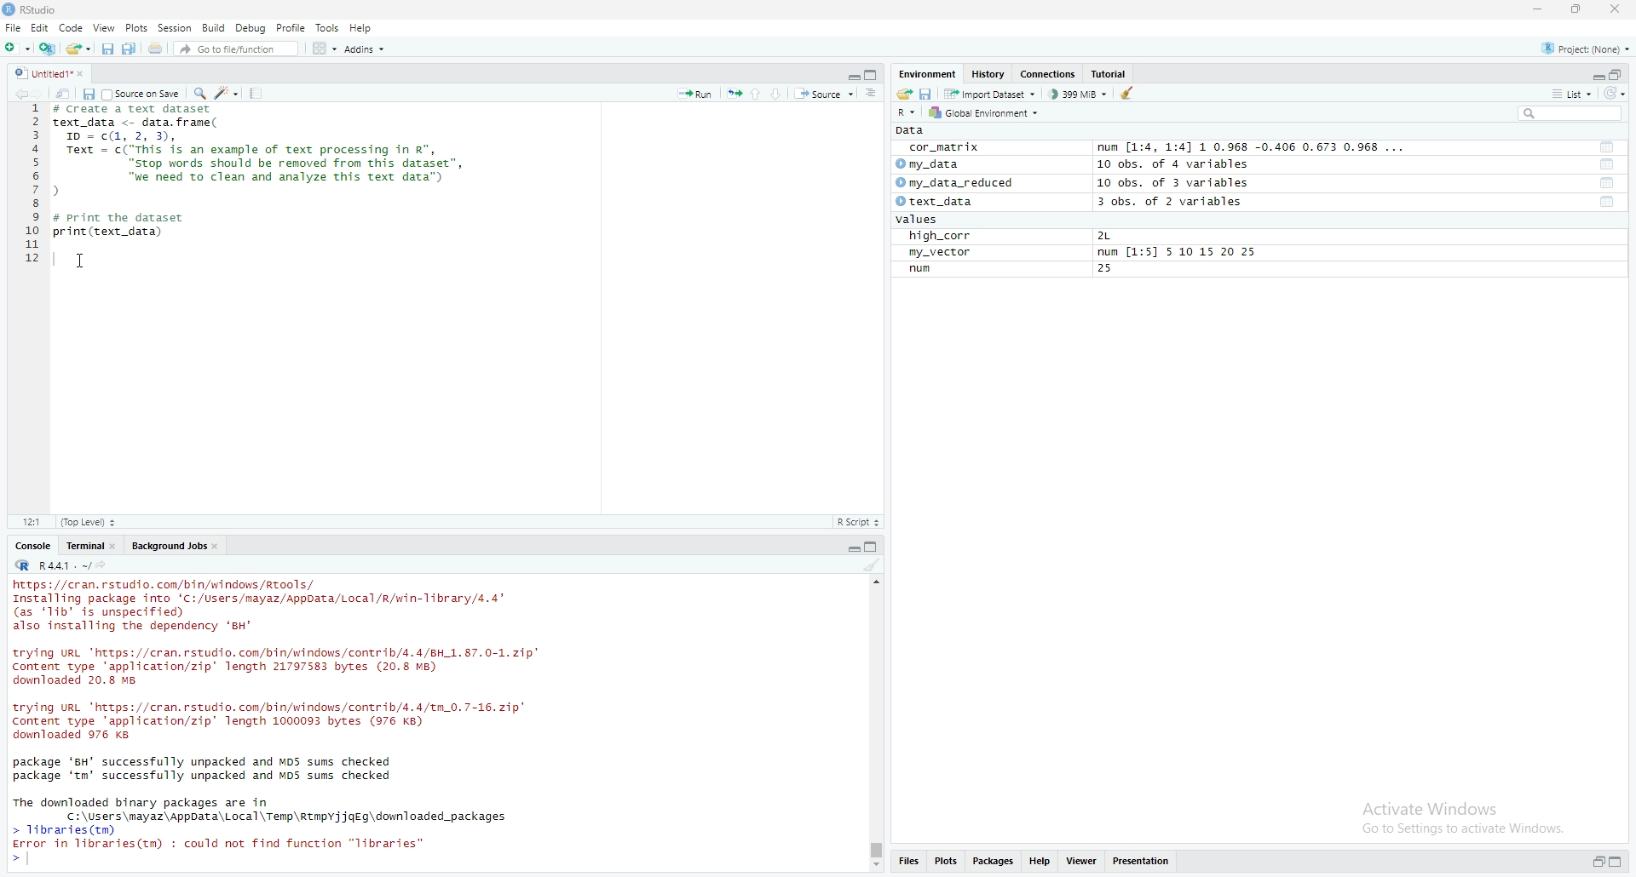 The width and height of the screenshot is (1636, 877). Describe the element at coordinates (264, 175) in the screenshot. I see `data frame code` at that location.